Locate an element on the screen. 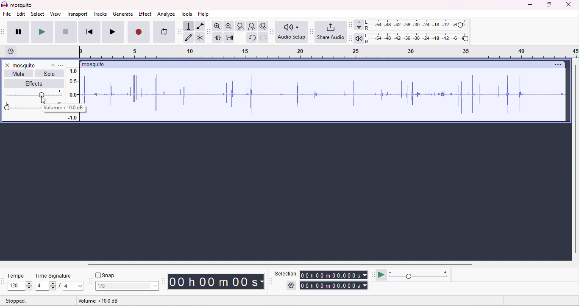 Image resolution: width=579 pixels, height=306 pixels. track title is located at coordinates (34, 66).